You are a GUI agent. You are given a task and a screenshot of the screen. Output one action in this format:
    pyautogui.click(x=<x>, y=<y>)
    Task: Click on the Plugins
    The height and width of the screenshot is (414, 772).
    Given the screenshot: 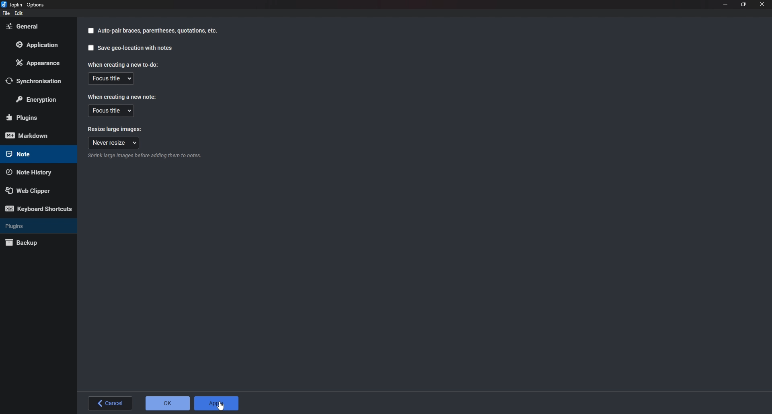 What is the action you would take?
    pyautogui.click(x=37, y=225)
    